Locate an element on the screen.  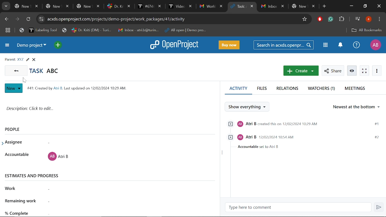
Control your music, videos and more is located at coordinates (357, 19).